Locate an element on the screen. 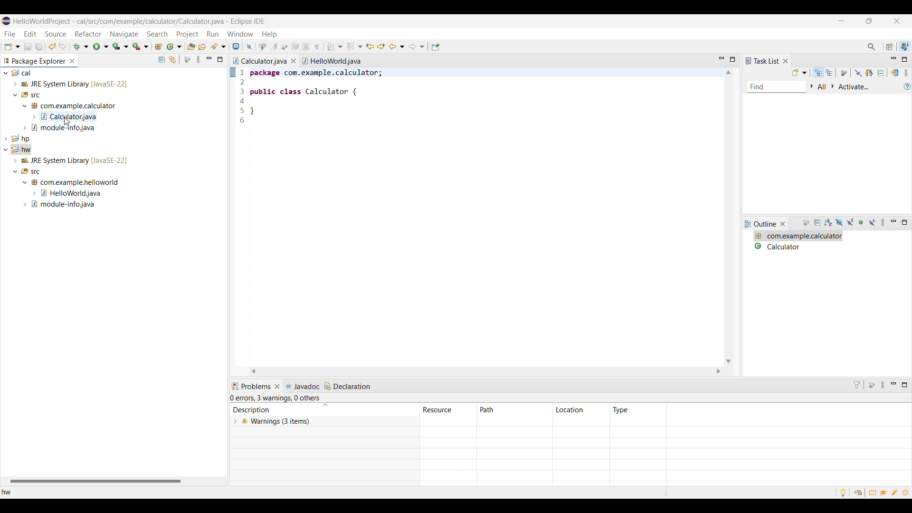 Image resolution: width=912 pixels, height=513 pixels. HelloWorldProject - cal/src/com/example/calculator/Calculator.java - Eclipse IDE is located at coordinates (139, 21).